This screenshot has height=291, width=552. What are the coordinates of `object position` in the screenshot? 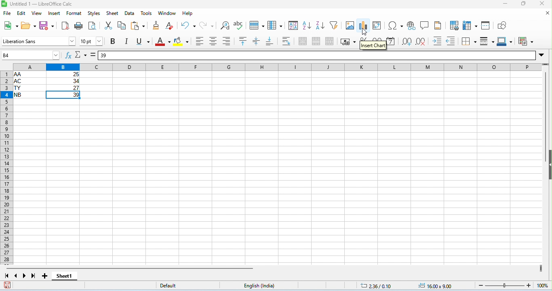 It's located at (437, 286).